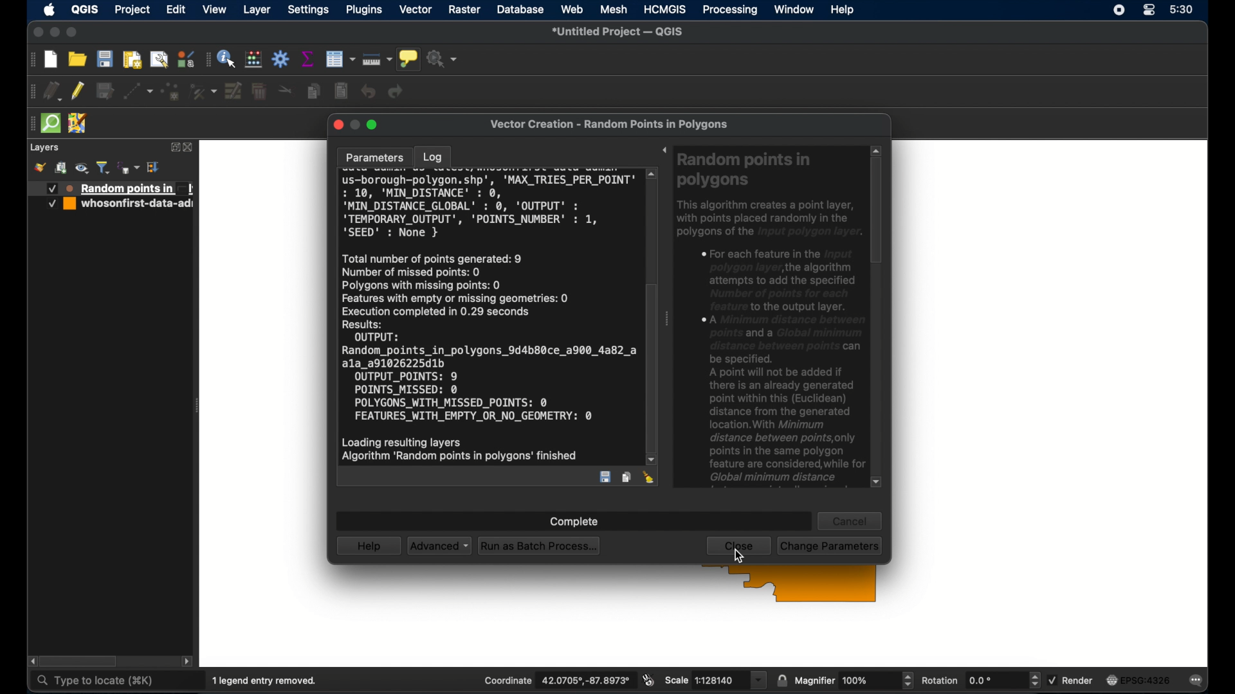 This screenshot has height=694, width=1235. Describe the element at coordinates (29, 91) in the screenshot. I see `drag handle` at that location.